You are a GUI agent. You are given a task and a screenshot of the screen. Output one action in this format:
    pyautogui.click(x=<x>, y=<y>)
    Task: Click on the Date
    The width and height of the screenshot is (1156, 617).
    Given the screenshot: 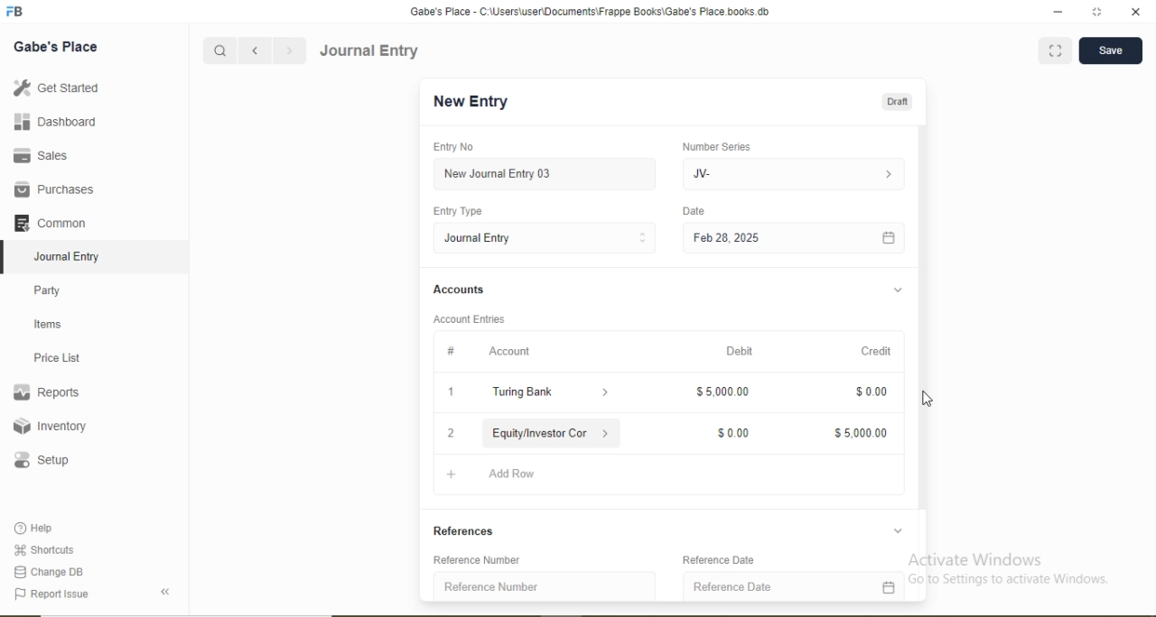 What is the action you would take?
    pyautogui.click(x=693, y=210)
    